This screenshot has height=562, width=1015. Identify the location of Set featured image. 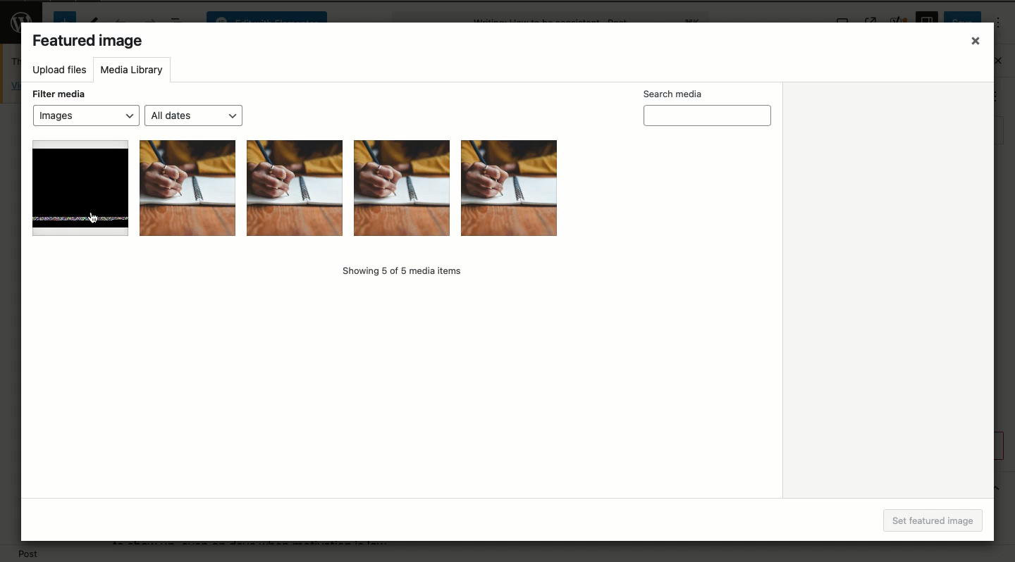
(938, 521).